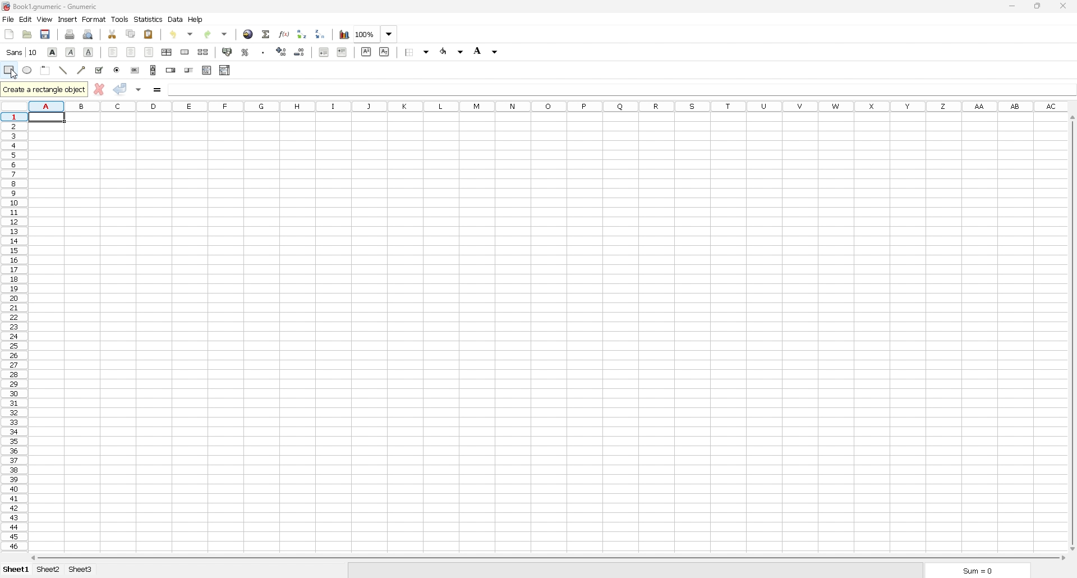  Describe the element at coordinates (99, 70) in the screenshot. I see `tickbox` at that location.